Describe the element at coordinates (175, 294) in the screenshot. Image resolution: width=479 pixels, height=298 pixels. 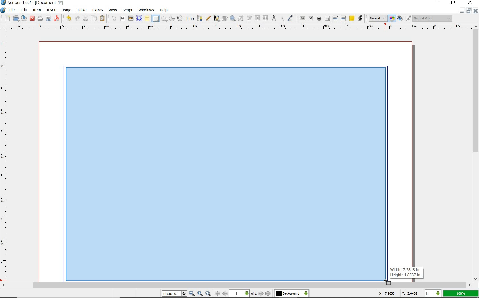
I see `100.00%` at that location.